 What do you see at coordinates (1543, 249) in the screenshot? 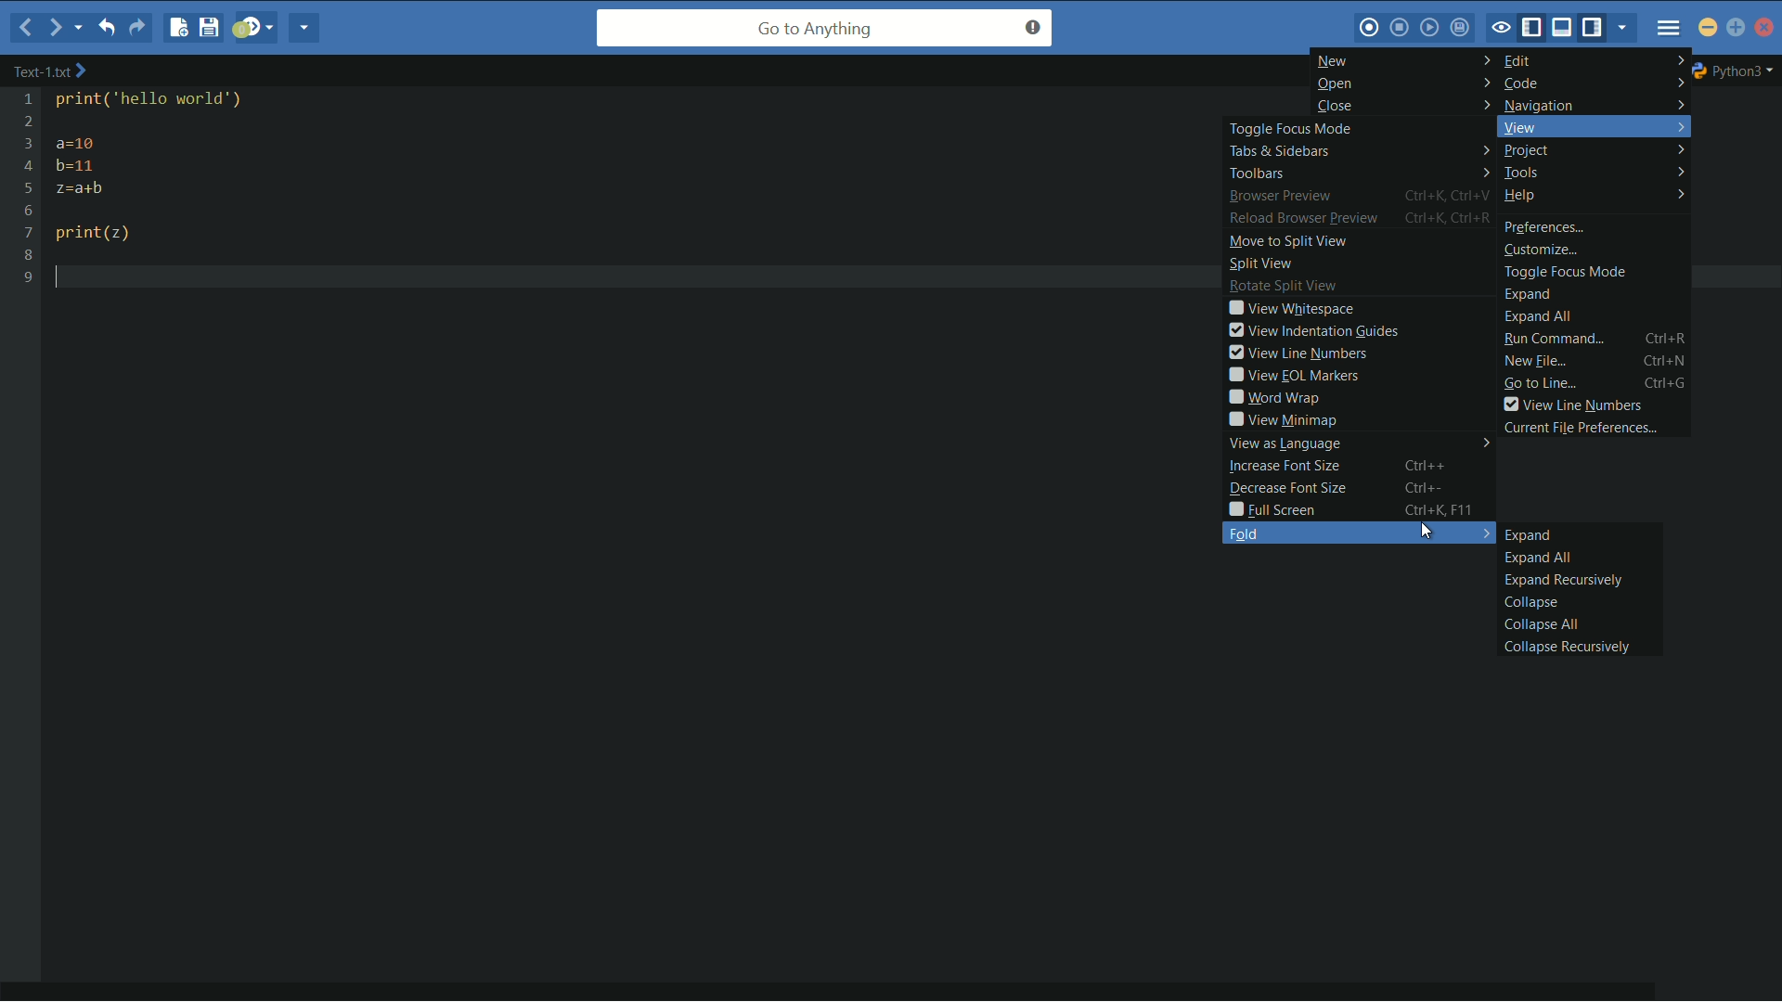
I see `customize` at bounding box center [1543, 249].